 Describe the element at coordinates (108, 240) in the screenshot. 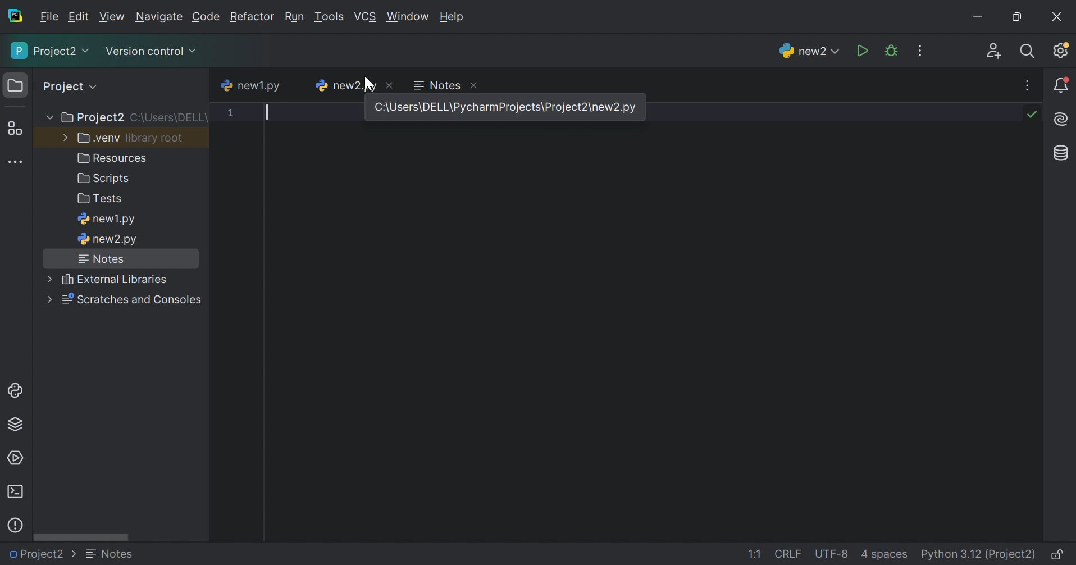

I see `new2.py` at that location.